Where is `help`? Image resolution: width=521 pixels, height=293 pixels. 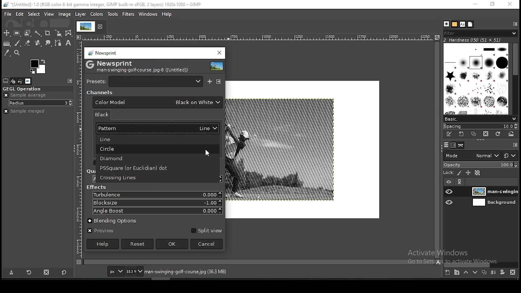
help is located at coordinates (103, 244).